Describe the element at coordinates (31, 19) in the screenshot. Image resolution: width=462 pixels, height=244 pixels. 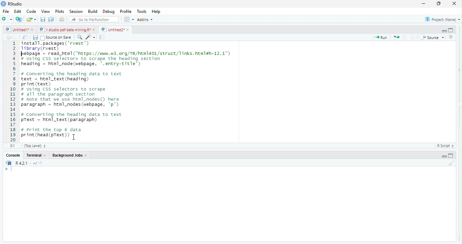
I see `open an existing file` at that location.